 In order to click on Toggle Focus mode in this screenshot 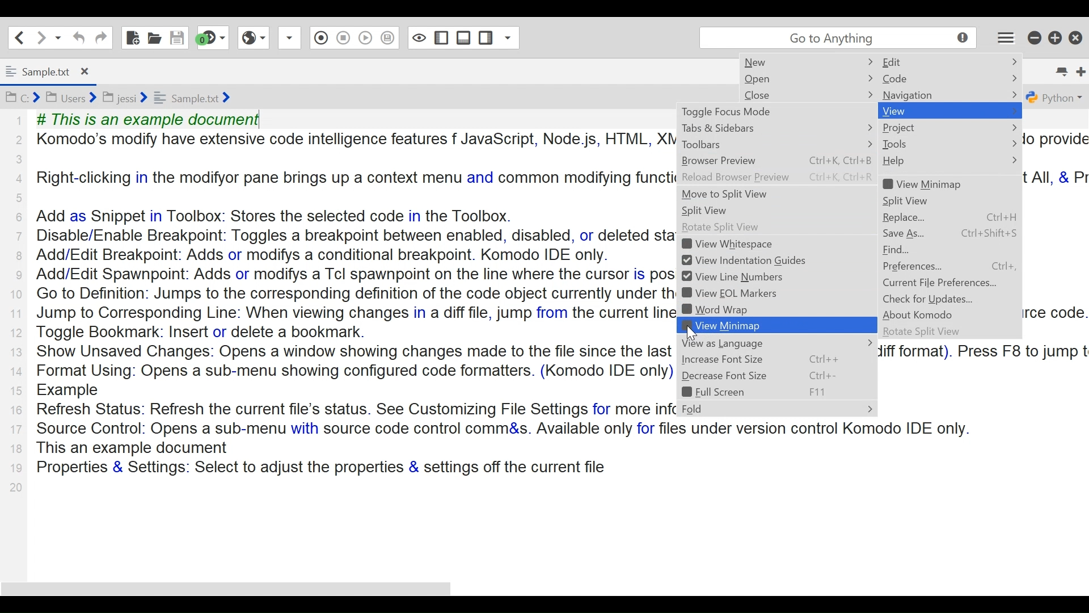, I will do `click(389, 40)`.